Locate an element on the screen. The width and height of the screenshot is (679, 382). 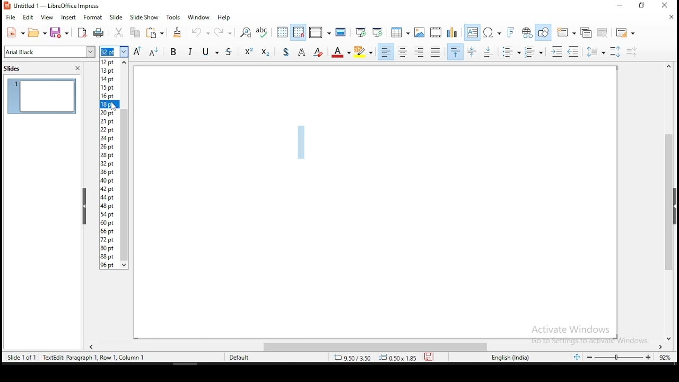
13 is located at coordinates (109, 70).